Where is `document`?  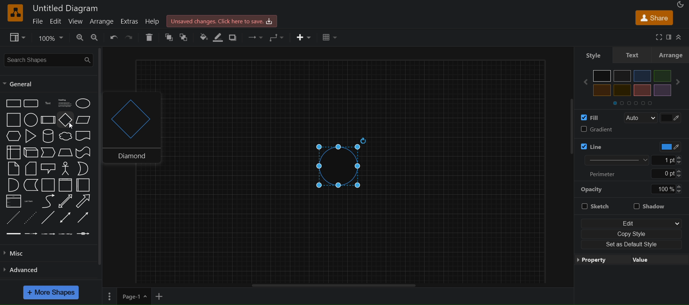 document is located at coordinates (84, 137).